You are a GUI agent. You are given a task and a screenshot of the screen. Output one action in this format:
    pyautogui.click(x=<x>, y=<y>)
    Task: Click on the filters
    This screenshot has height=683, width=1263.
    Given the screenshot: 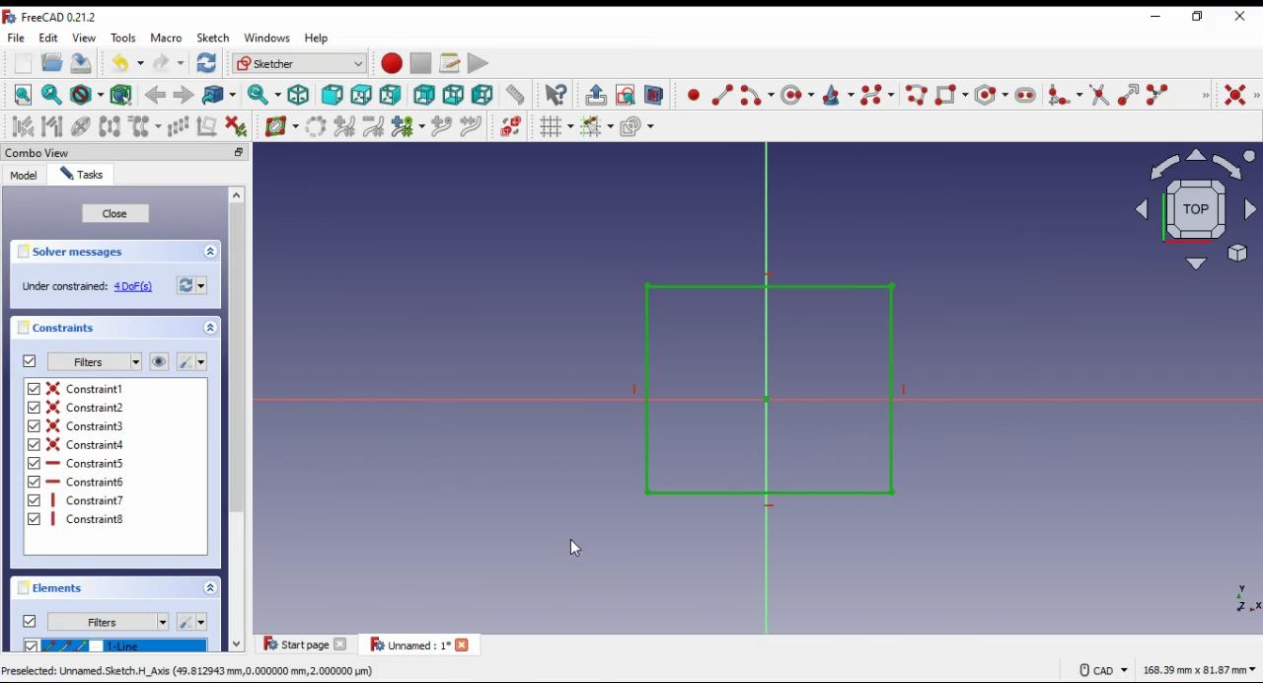 What is the action you would take?
    pyautogui.click(x=108, y=622)
    